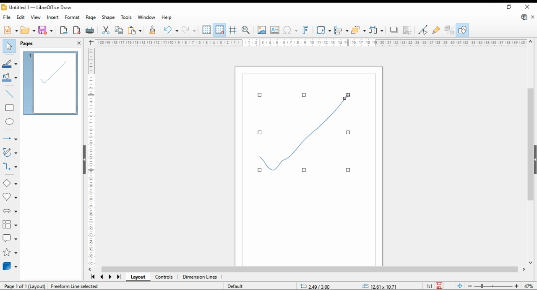 The width and height of the screenshot is (537, 290). I want to click on show gluepoint function, so click(437, 30).